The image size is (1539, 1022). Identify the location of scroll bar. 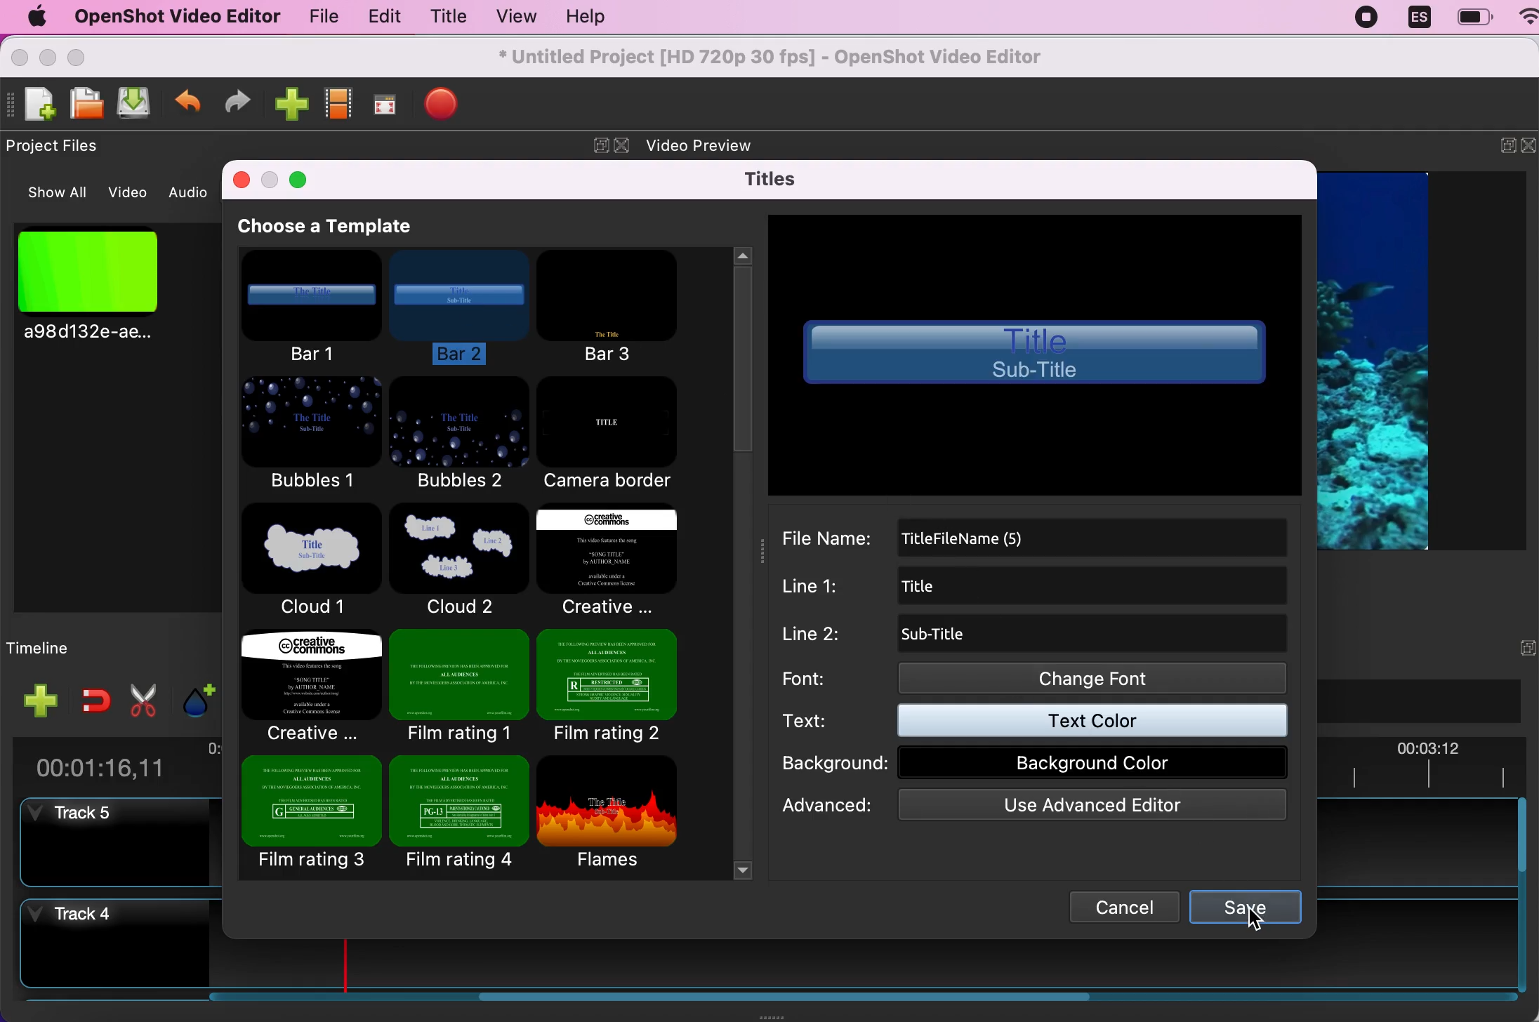
(1521, 898).